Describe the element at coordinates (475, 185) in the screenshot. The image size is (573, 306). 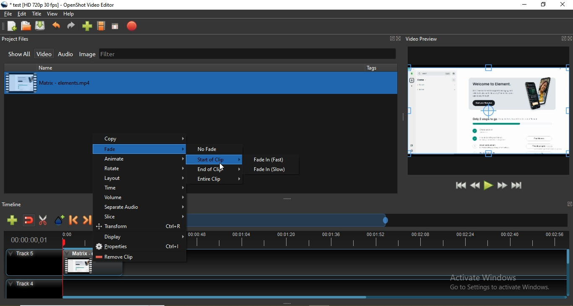
I see `Rewind ` at that location.